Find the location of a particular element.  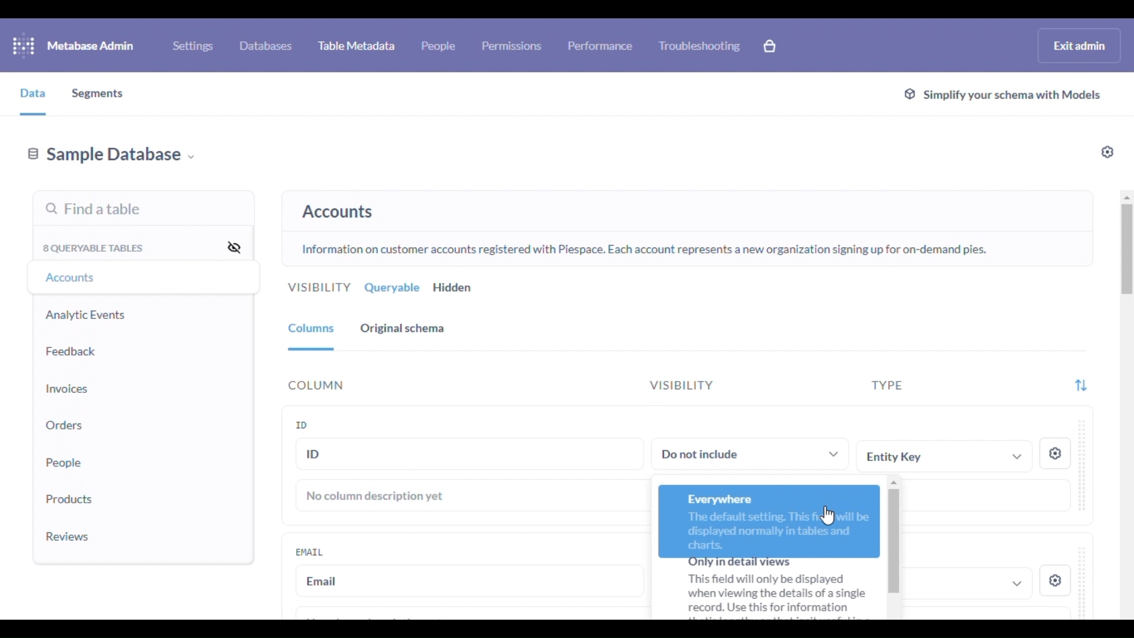

settings is located at coordinates (193, 46).